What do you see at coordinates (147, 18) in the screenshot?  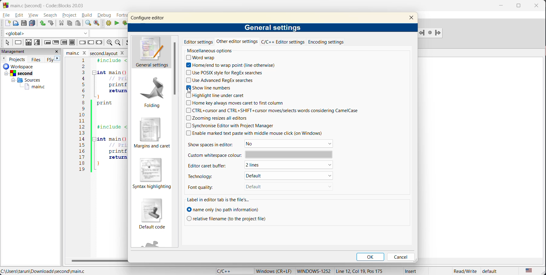 I see `configure editor` at bounding box center [147, 18].